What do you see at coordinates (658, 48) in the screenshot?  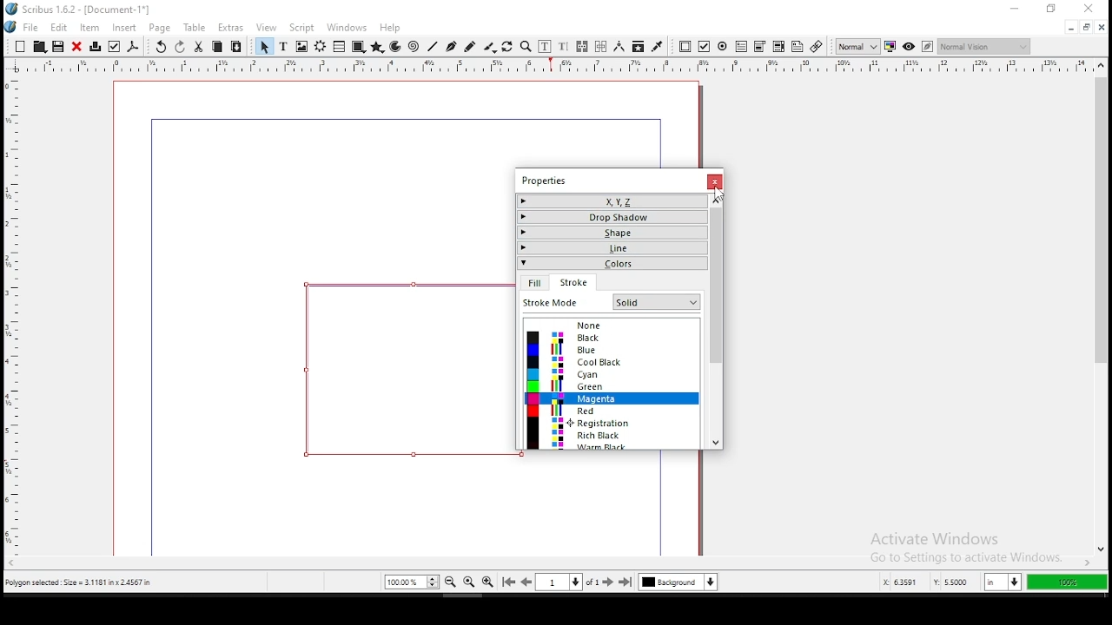 I see `eyedropper` at bounding box center [658, 48].